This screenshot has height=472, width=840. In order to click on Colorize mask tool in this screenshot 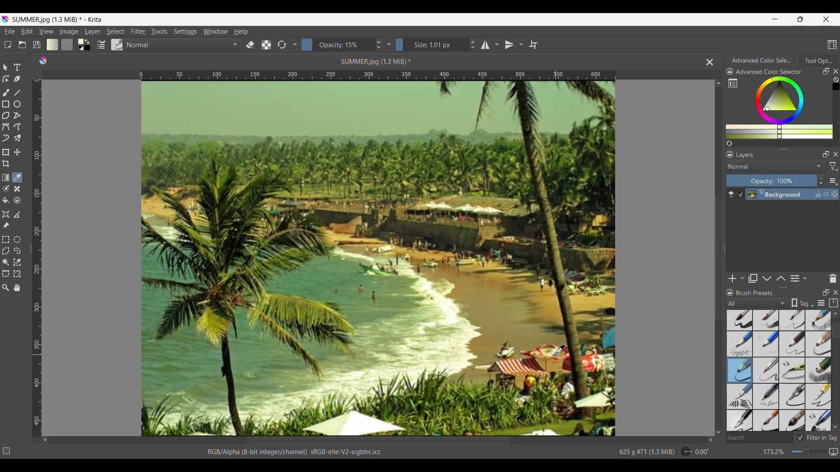, I will do `click(6, 189)`.